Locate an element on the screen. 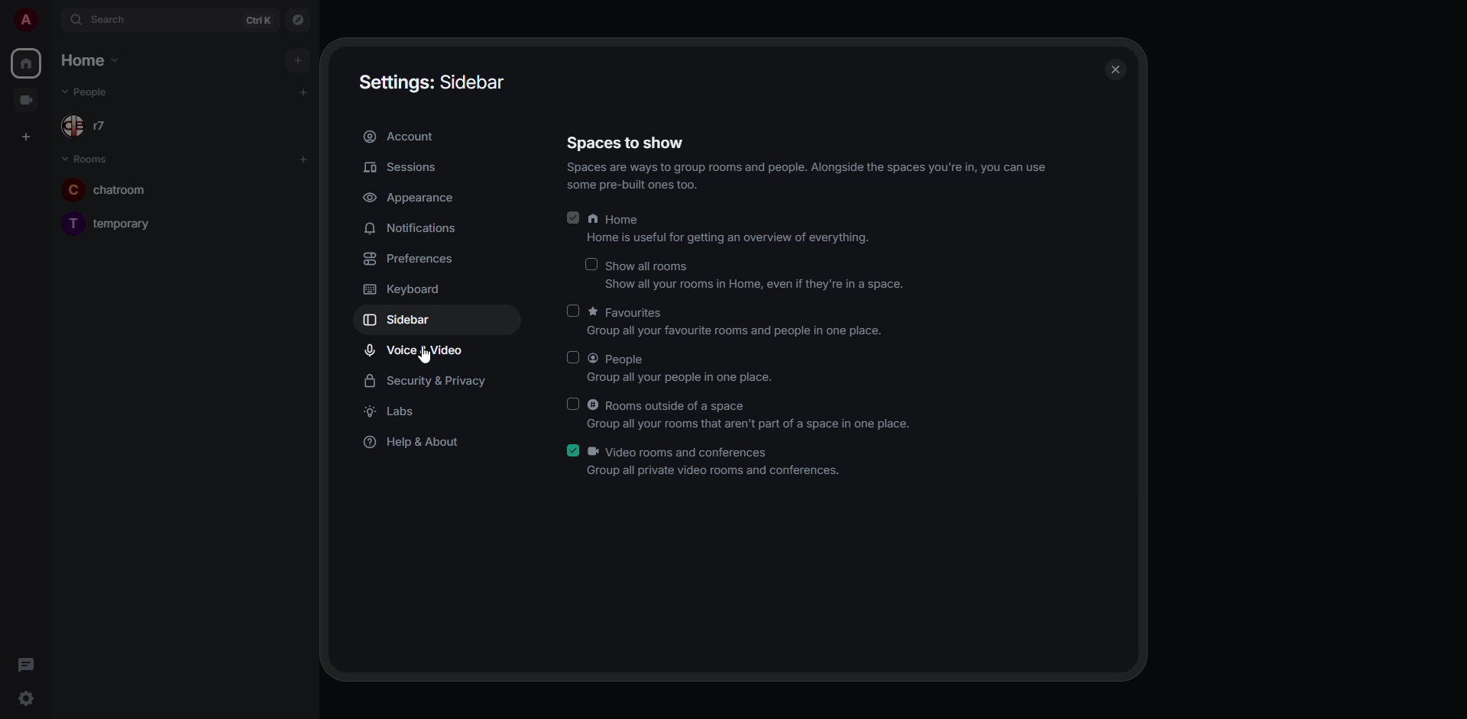 The width and height of the screenshot is (1467, 719). video room is located at coordinates (28, 99).